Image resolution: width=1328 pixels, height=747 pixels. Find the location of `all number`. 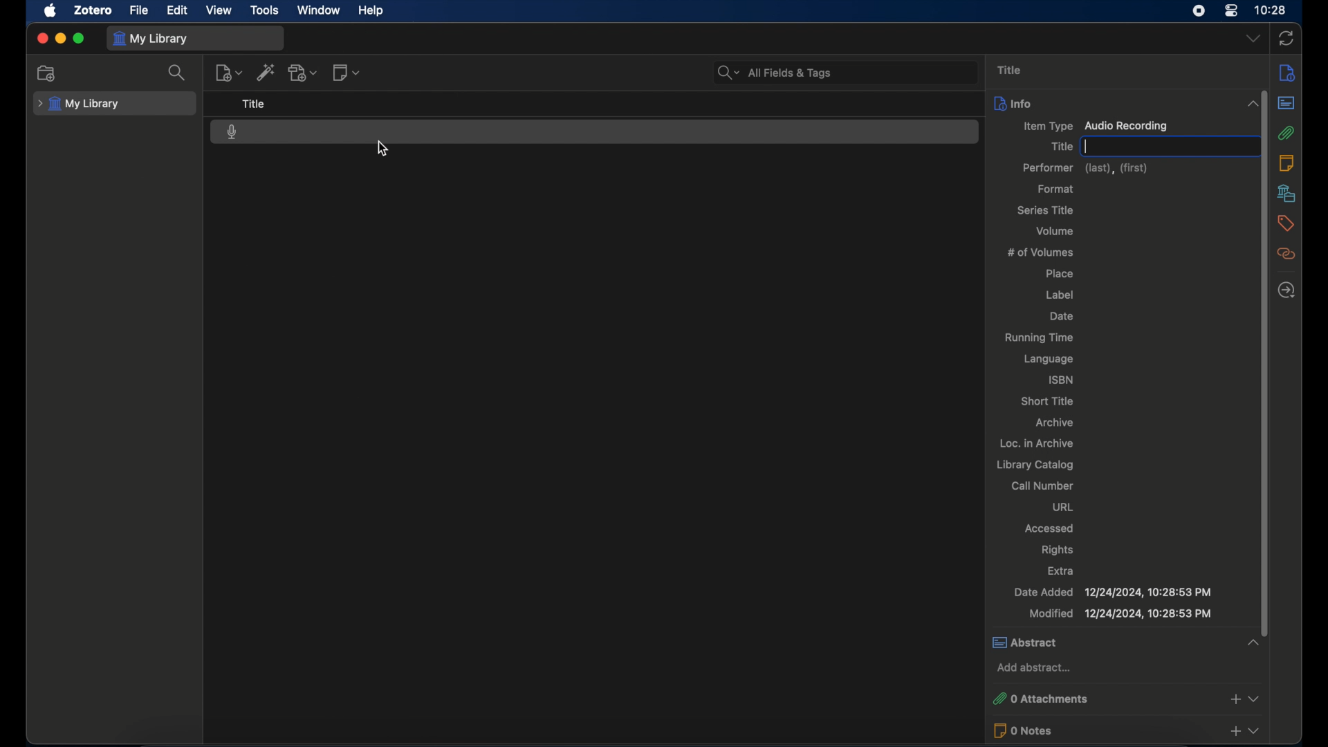

all number is located at coordinates (1043, 485).